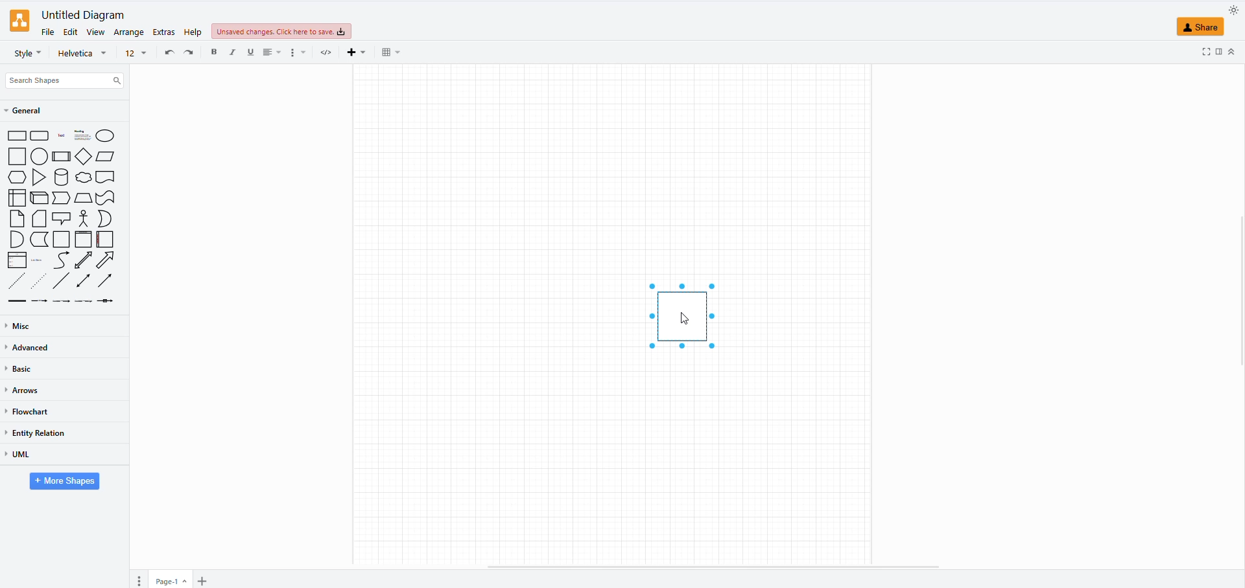 This screenshot has height=588, width=1245. What do you see at coordinates (84, 177) in the screenshot?
I see `cloud` at bounding box center [84, 177].